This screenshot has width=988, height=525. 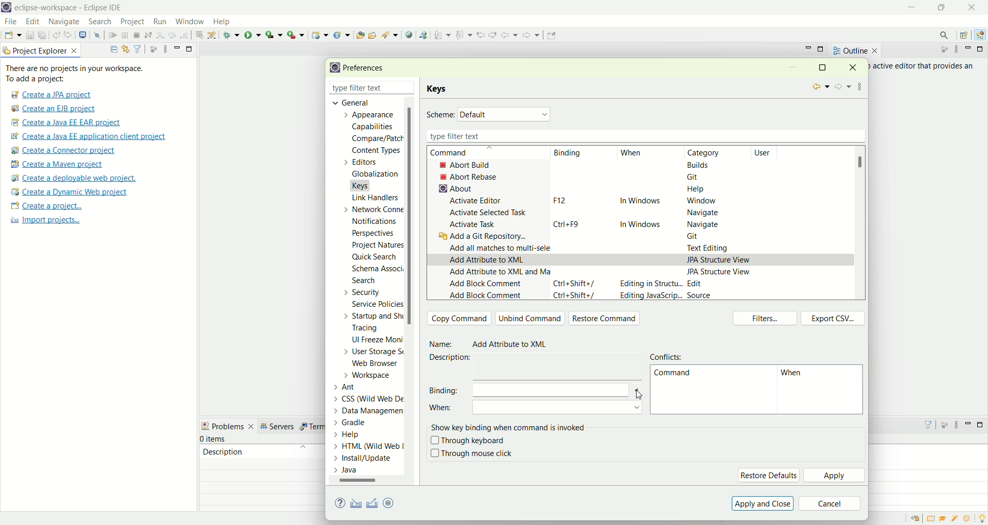 I want to click on maximize, so click(x=944, y=7).